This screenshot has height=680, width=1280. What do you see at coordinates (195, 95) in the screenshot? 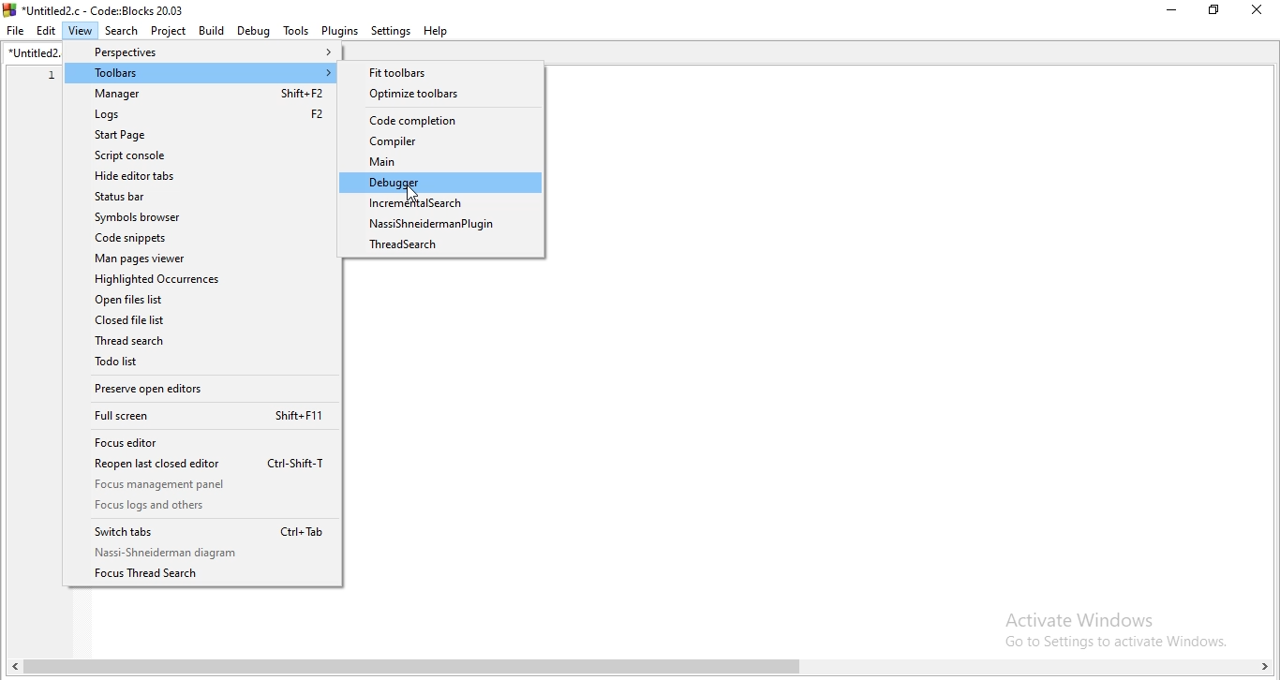
I see `Manager` at bounding box center [195, 95].